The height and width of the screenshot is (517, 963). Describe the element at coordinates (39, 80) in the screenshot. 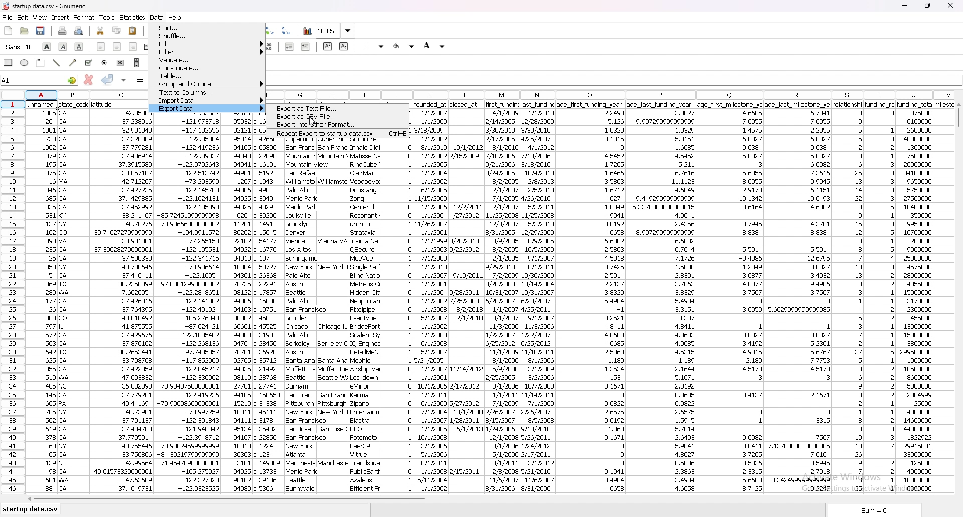

I see `selected cell` at that location.